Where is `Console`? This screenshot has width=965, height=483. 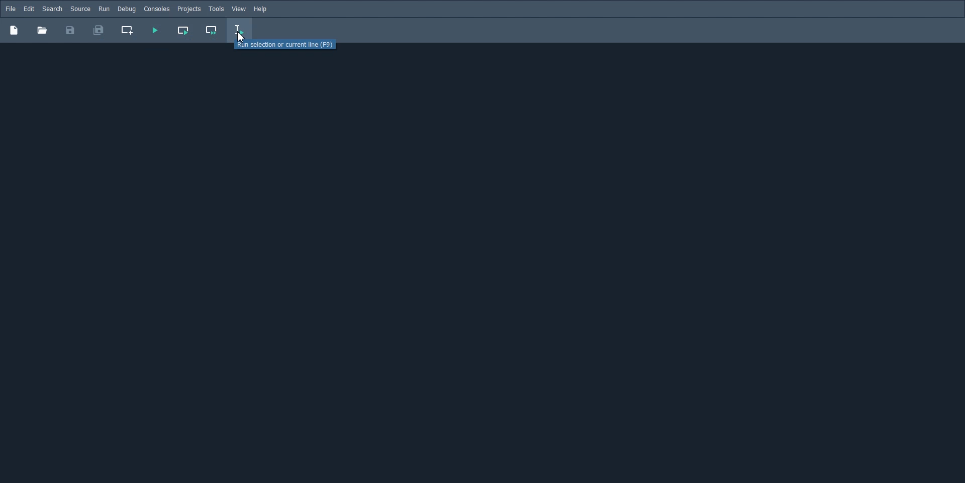 Console is located at coordinates (156, 9).